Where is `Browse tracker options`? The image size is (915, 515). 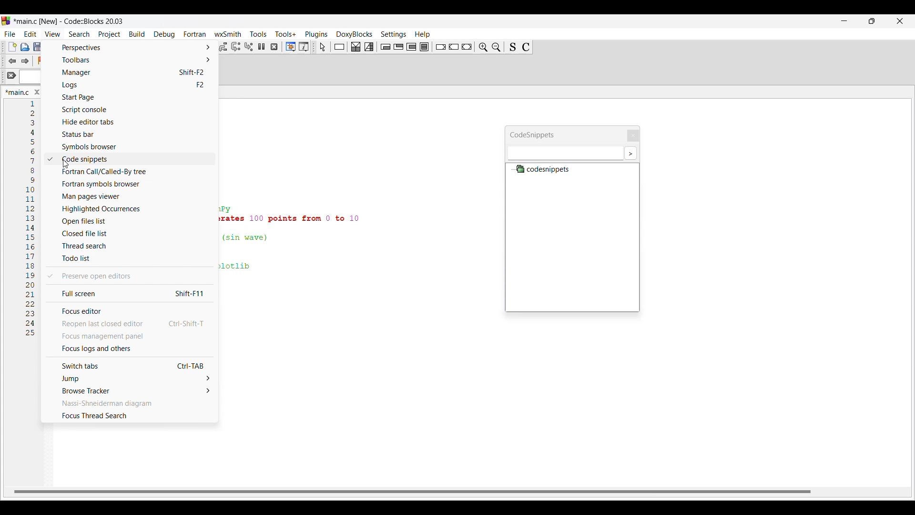
Browse tracker options is located at coordinates (131, 391).